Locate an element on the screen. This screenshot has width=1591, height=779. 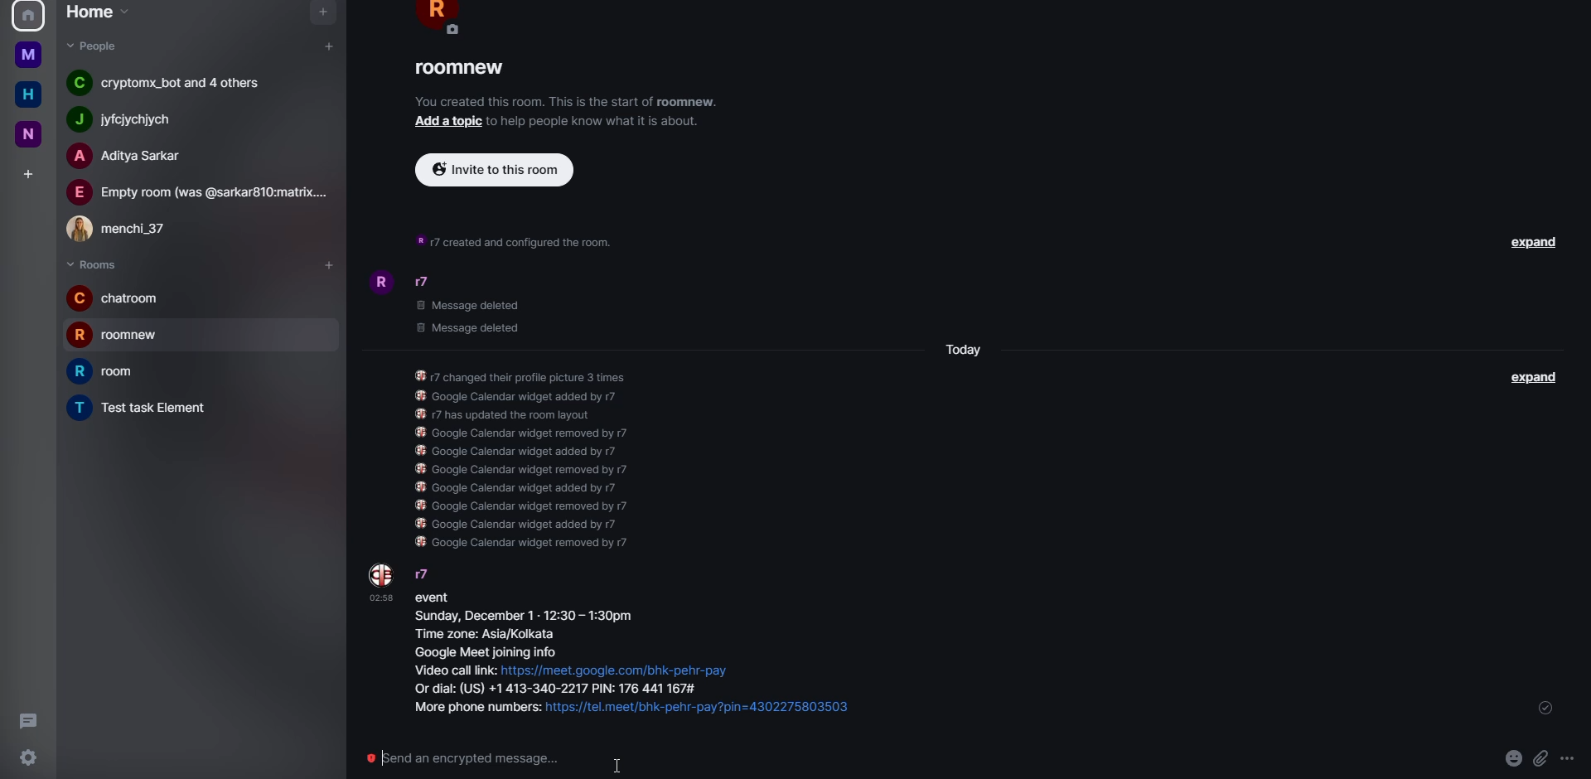
day is located at coordinates (962, 346).